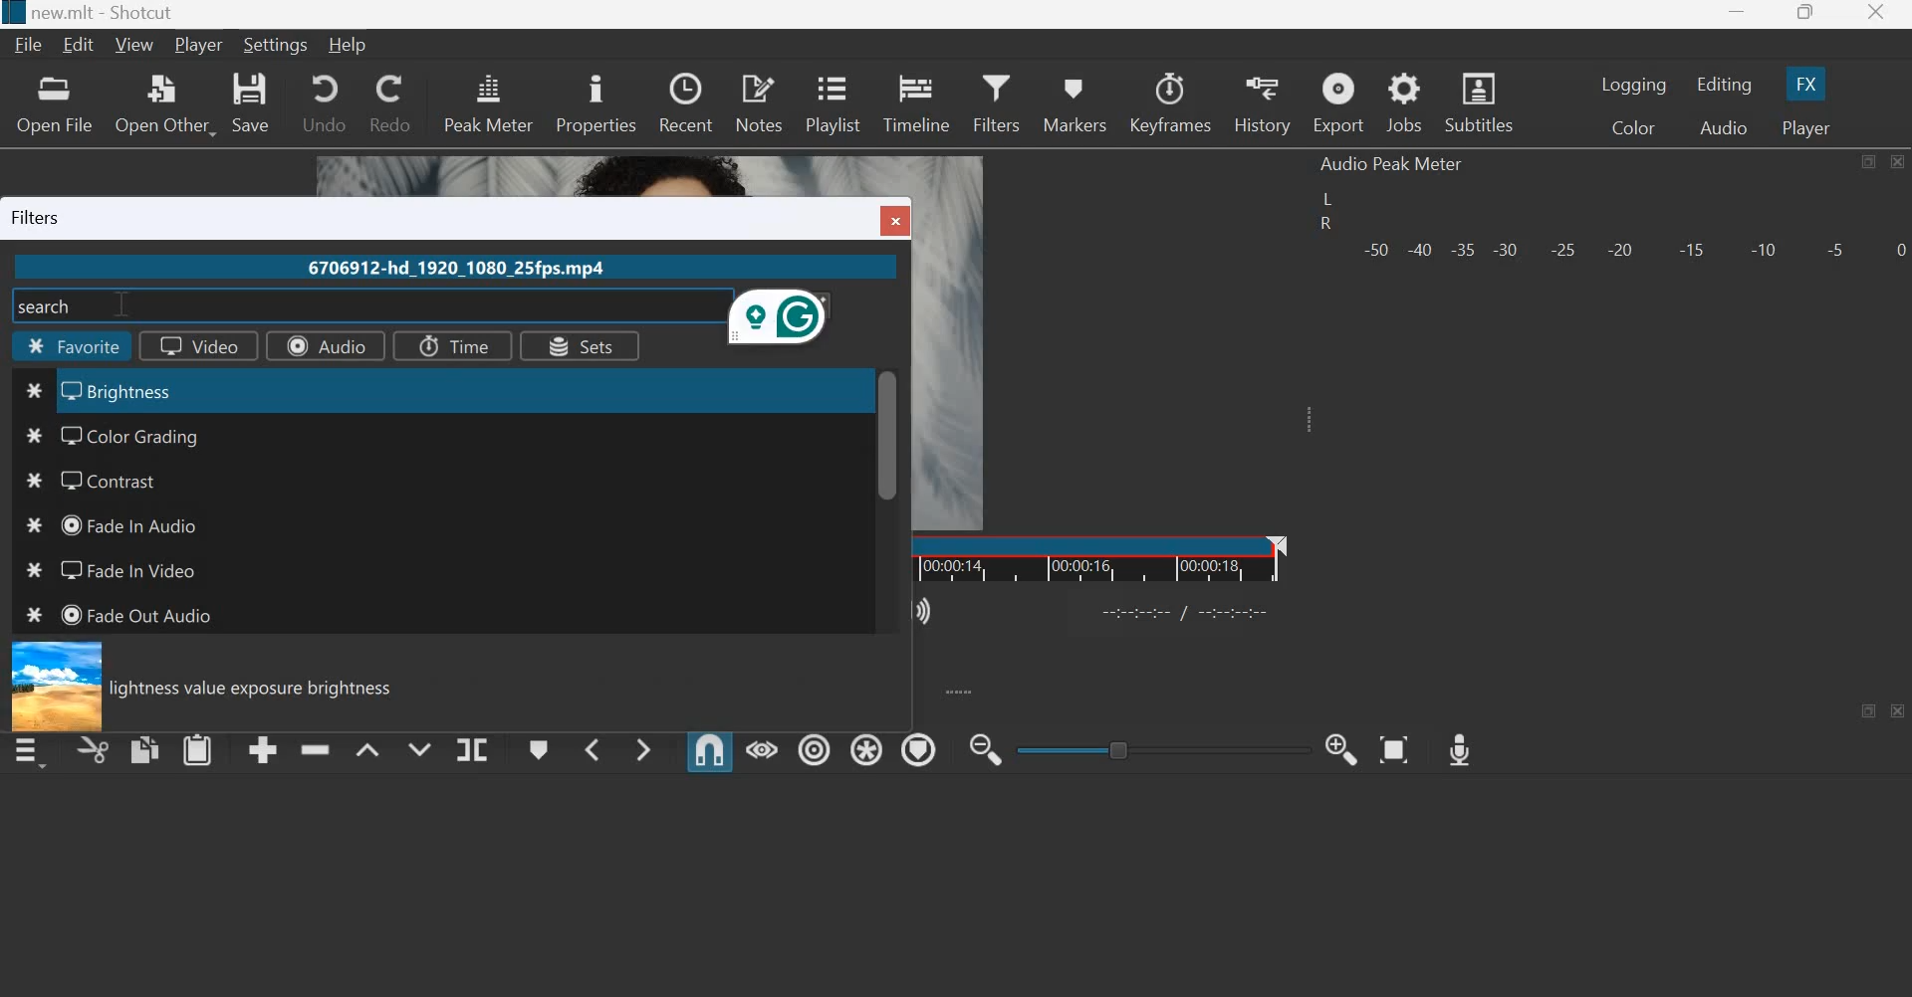 This screenshot has width=1912, height=997. I want to click on paste, so click(198, 748).